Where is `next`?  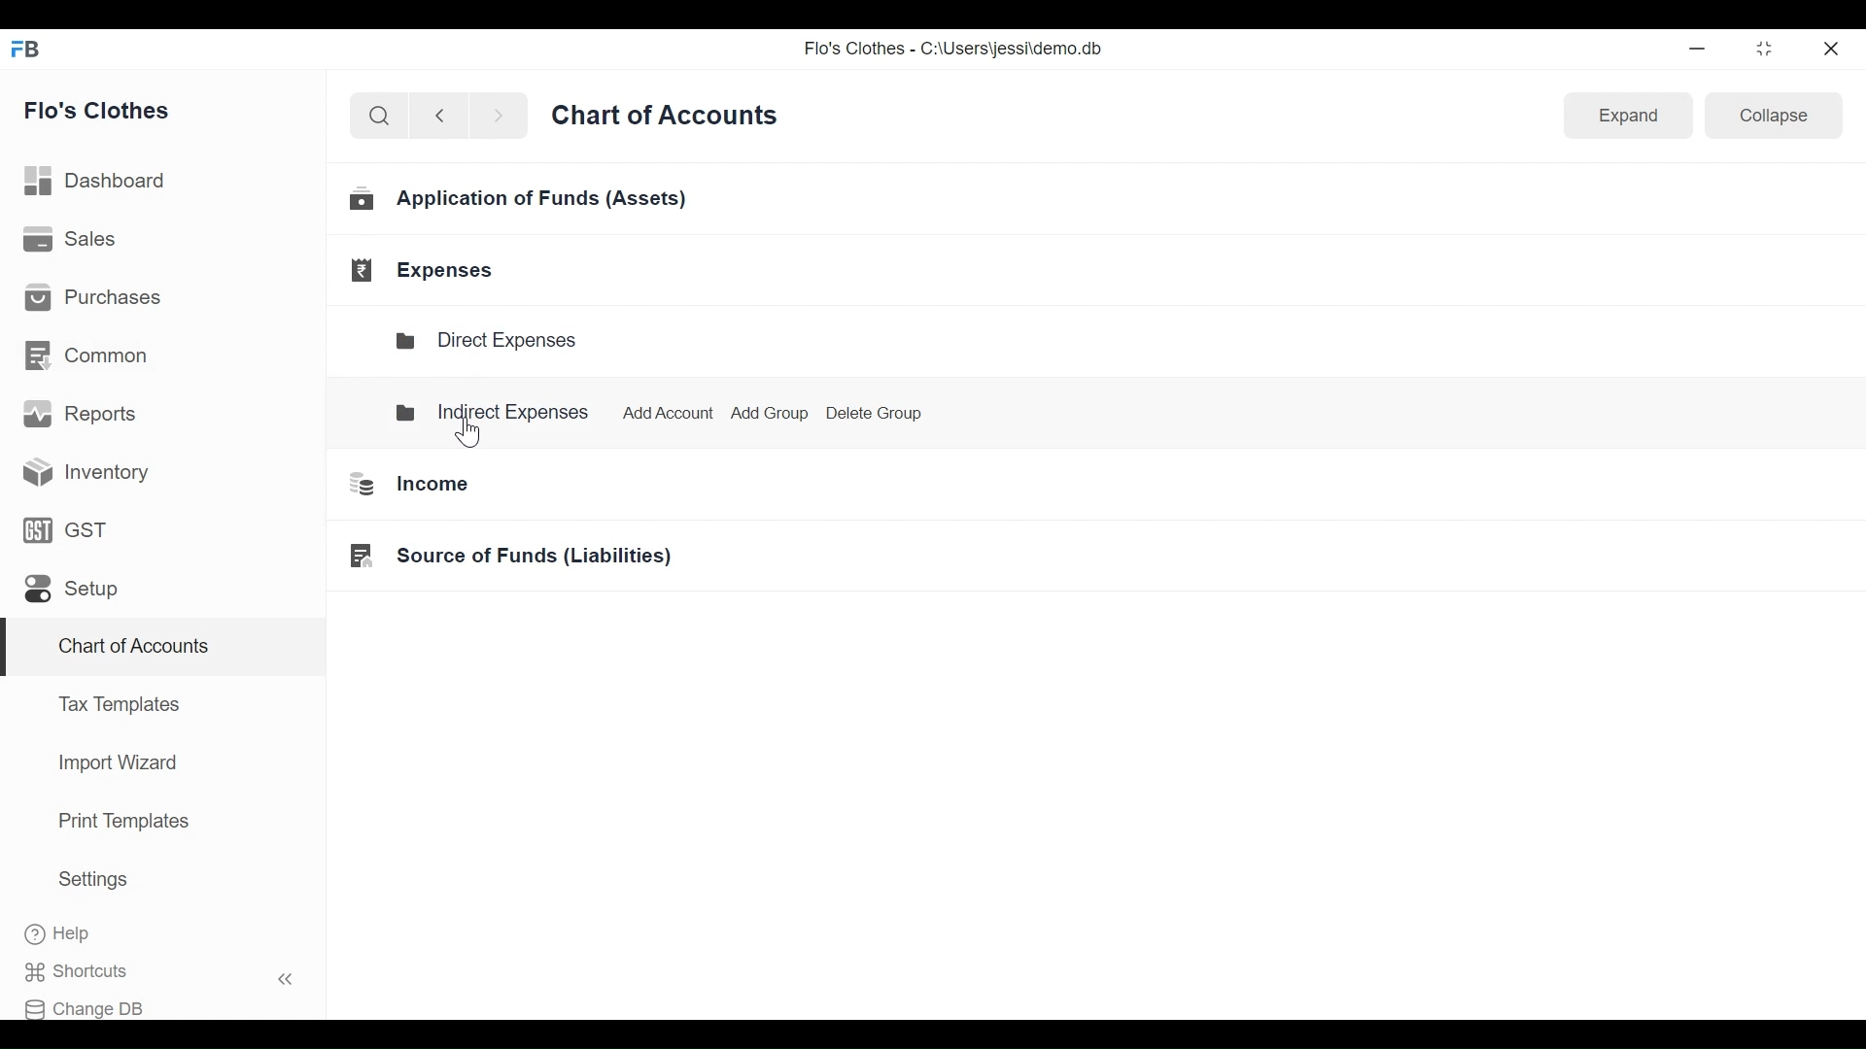 next is located at coordinates (501, 119).